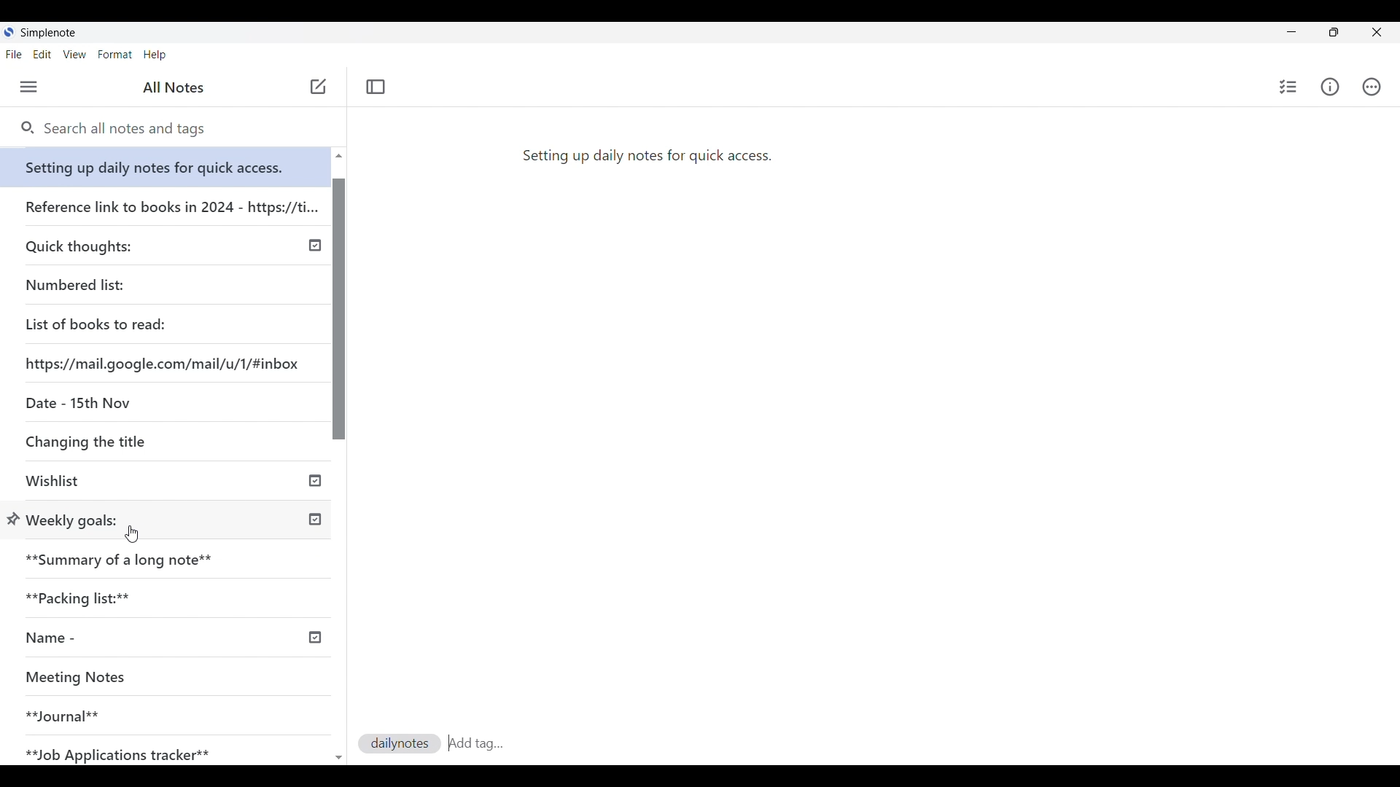 This screenshot has width=1400, height=787. Describe the element at coordinates (1378, 33) in the screenshot. I see `Close` at that location.